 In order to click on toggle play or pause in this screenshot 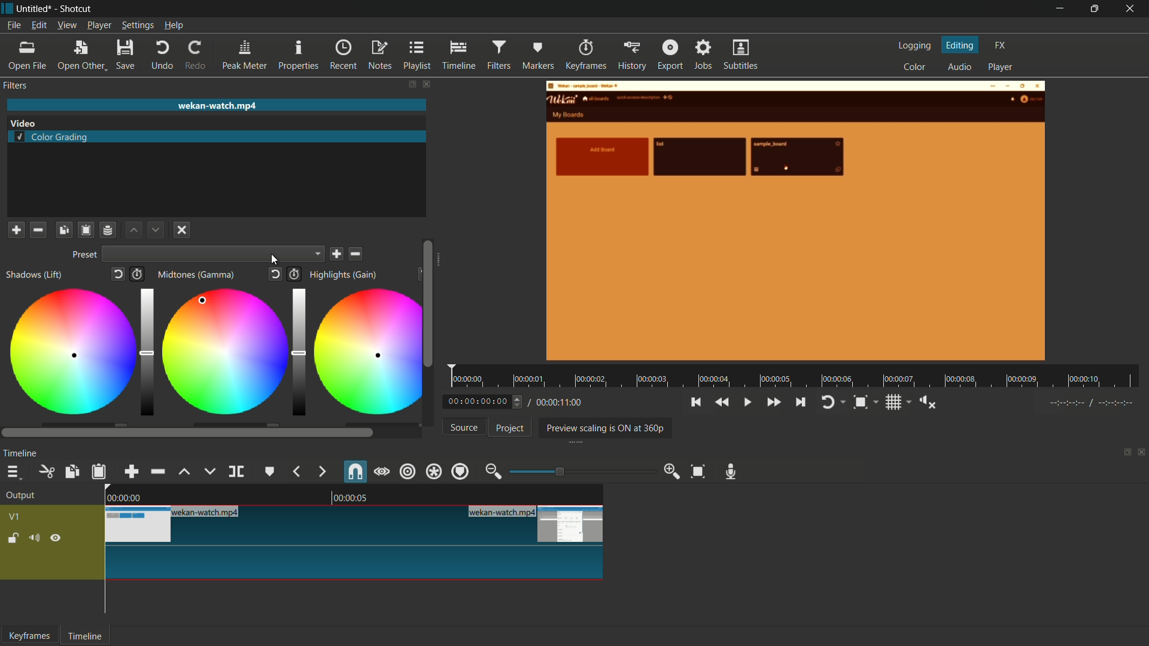, I will do `click(747, 403)`.